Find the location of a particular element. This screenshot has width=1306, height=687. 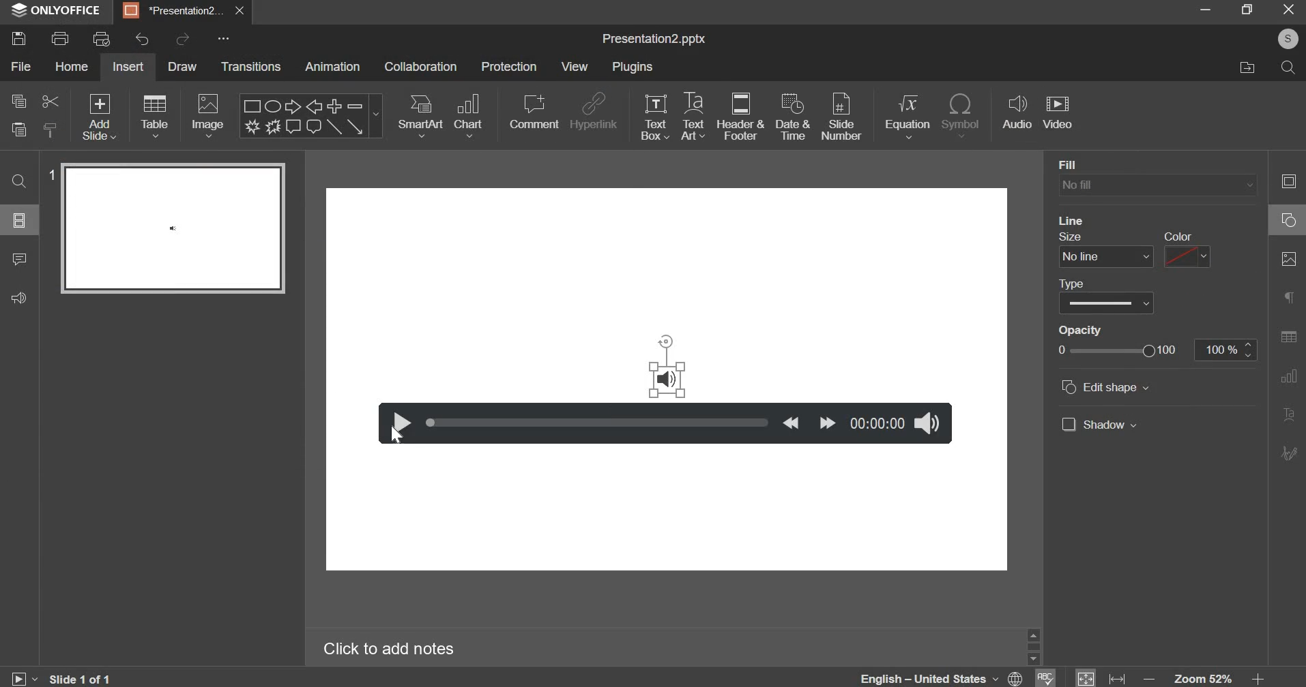

increase/decrease opacity is located at coordinates (1248, 350).